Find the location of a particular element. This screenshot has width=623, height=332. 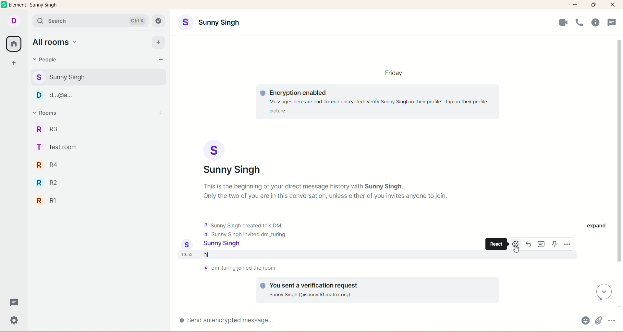

vertical scroll bar is located at coordinates (619, 172).